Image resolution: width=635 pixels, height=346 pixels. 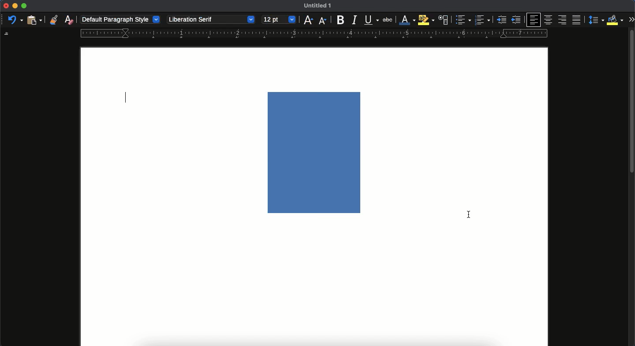 I want to click on fill color, so click(x=613, y=20).